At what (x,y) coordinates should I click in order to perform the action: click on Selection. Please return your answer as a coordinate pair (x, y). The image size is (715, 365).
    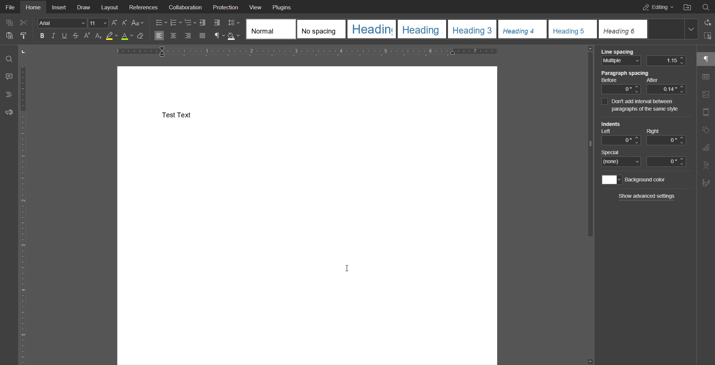
    Looking at the image, I should click on (706, 36).